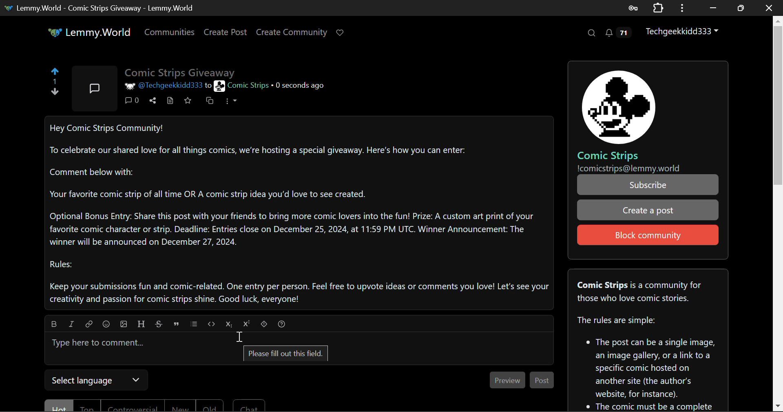 The height and width of the screenshot is (412, 783). I want to click on header, so click(142, 322).